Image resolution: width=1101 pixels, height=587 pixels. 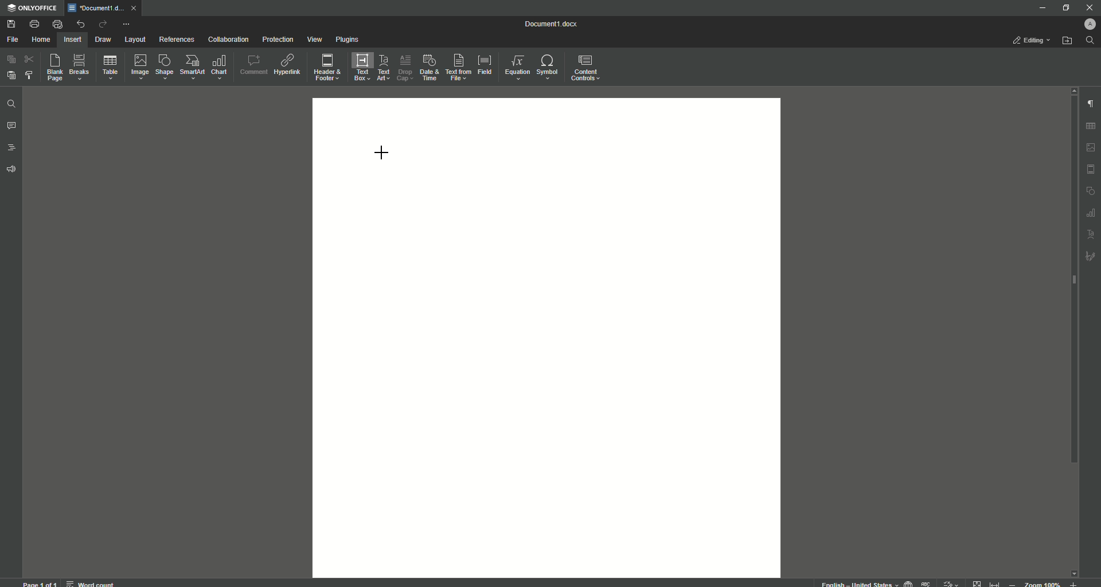 What do you see at coordinates (163, 66) in the screenshot?
I see `Shape` at bounding box center [163, 66].